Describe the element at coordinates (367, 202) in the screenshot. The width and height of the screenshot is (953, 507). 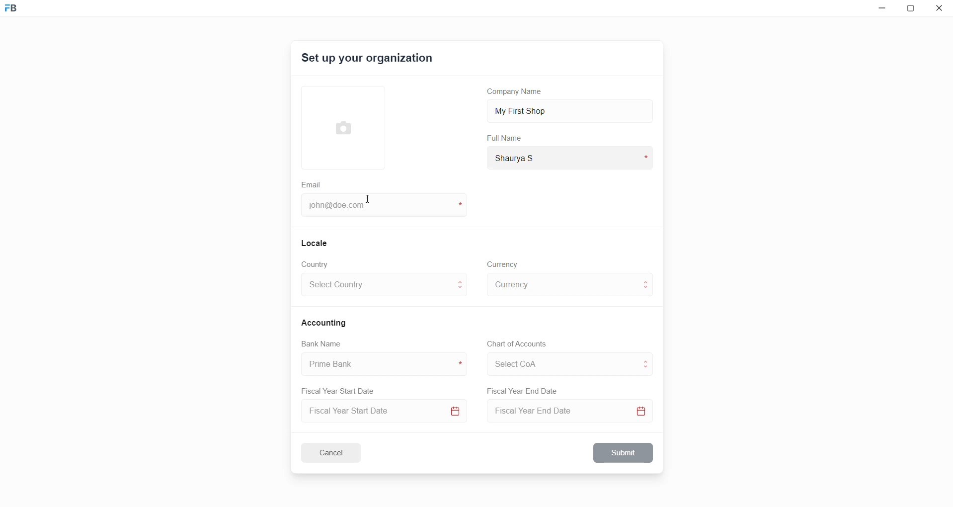
I see `cursor` at that location.